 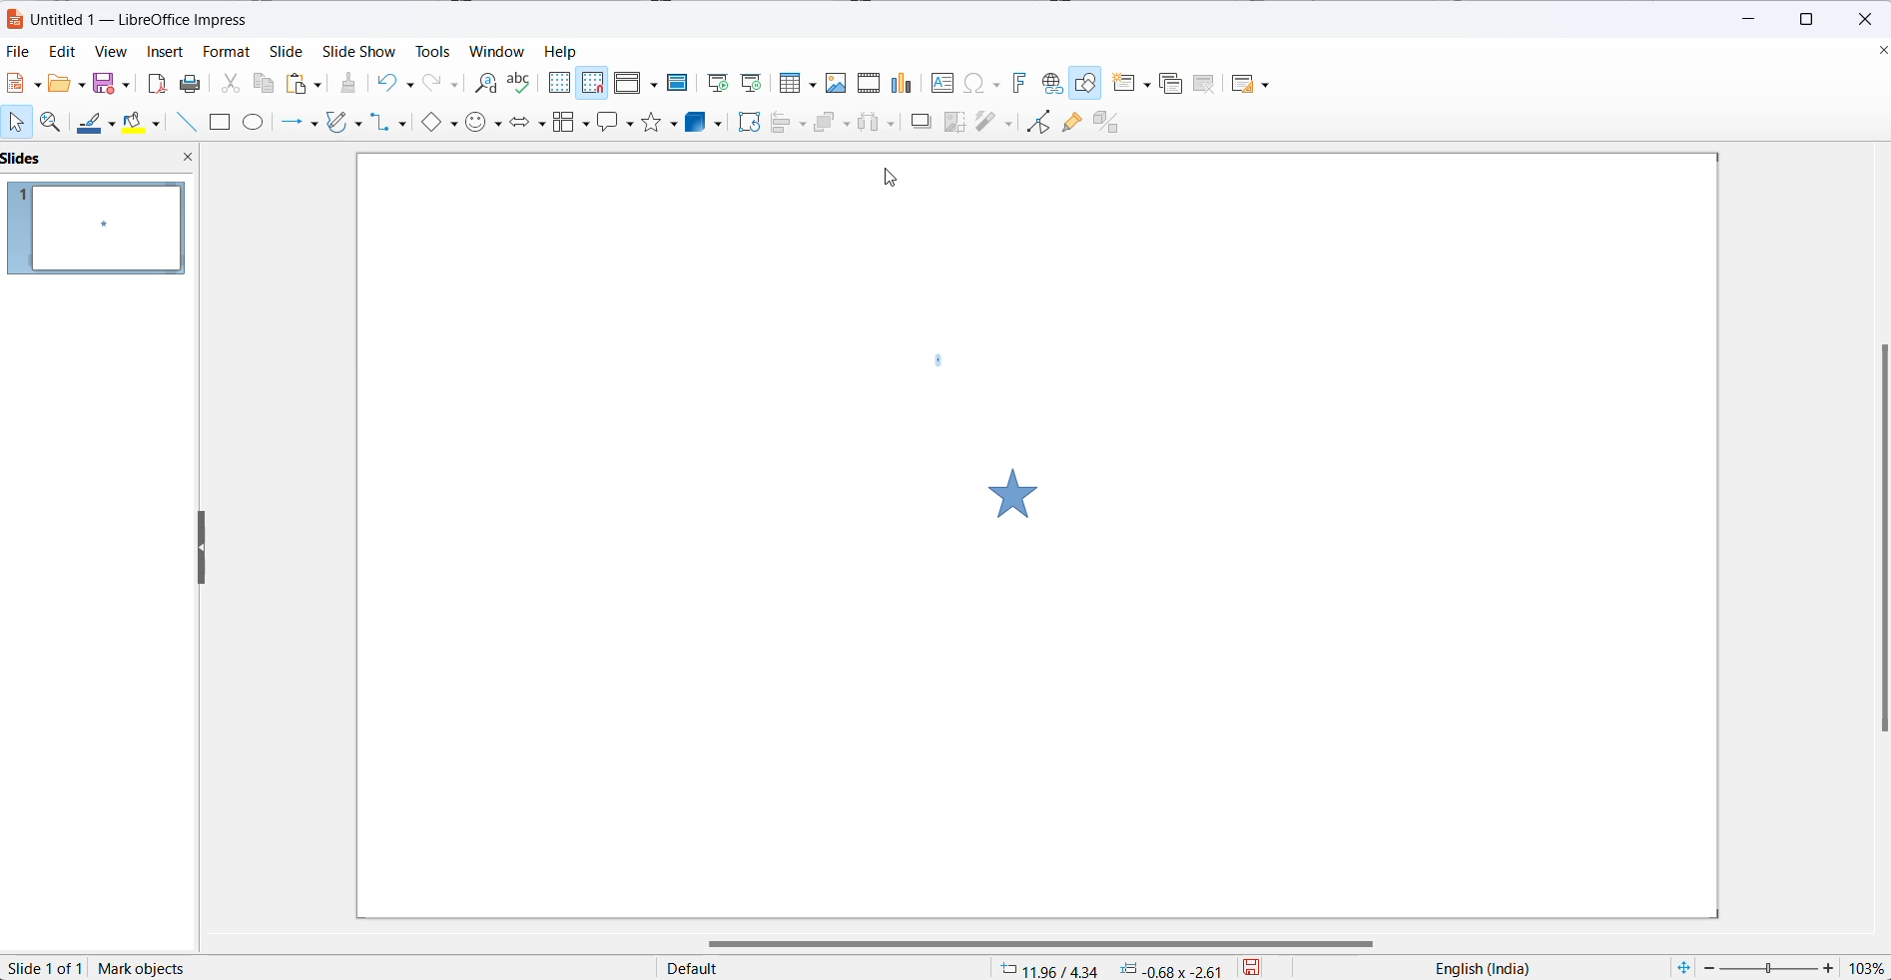 What do you see at coordinates (105, 53) in the screenshot?
I see `view ` at bounding box center [105, 53].